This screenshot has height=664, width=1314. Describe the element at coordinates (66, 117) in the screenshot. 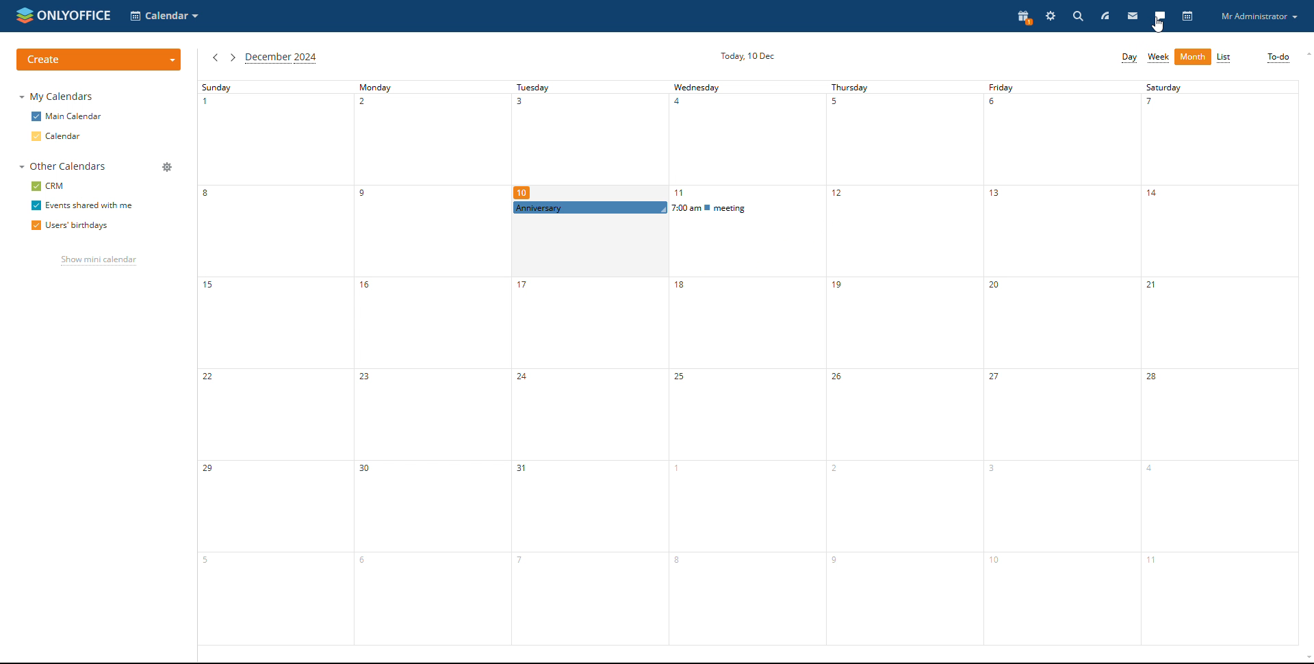

I see `main calendar` at that location.